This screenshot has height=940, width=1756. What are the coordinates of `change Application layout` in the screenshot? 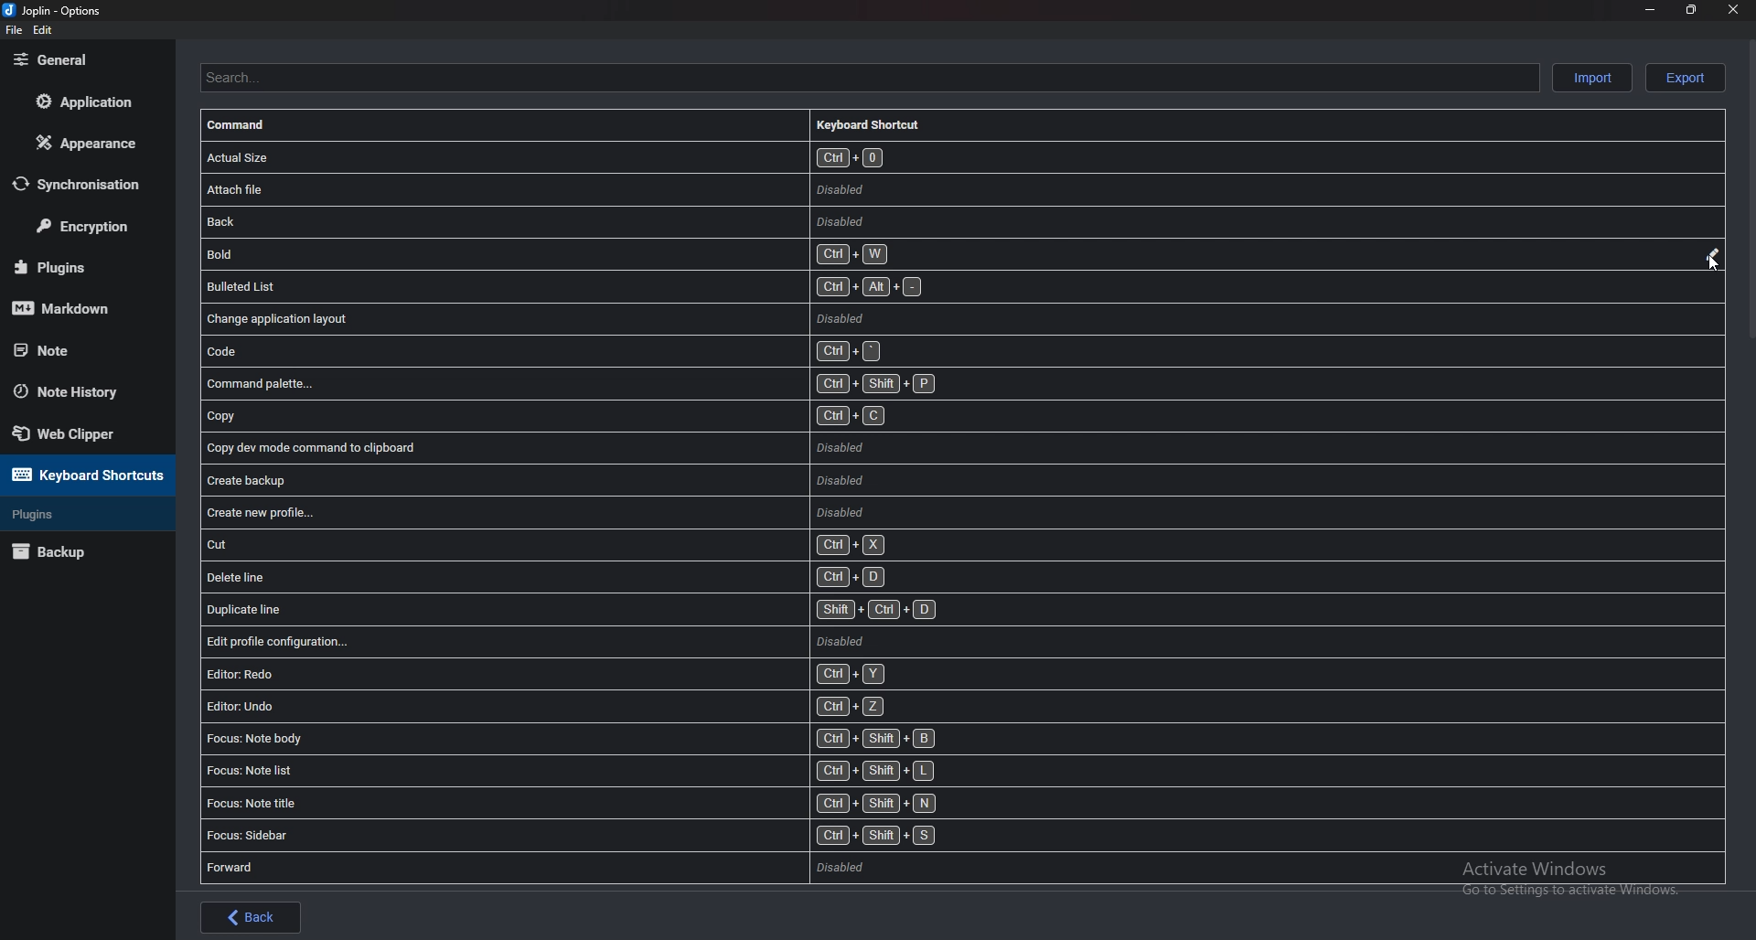 It's located at (655, 317).